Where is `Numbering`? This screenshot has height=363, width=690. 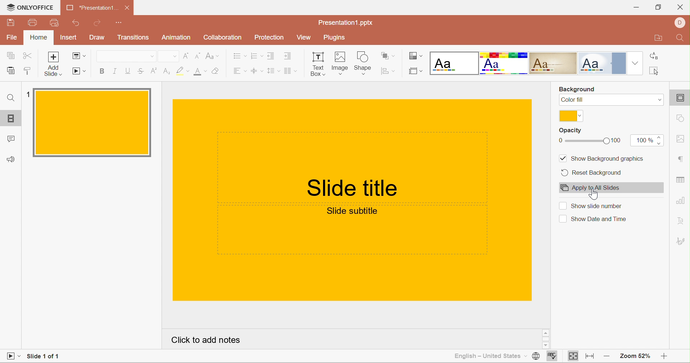
Numbering is located at coordinates (257, 56).